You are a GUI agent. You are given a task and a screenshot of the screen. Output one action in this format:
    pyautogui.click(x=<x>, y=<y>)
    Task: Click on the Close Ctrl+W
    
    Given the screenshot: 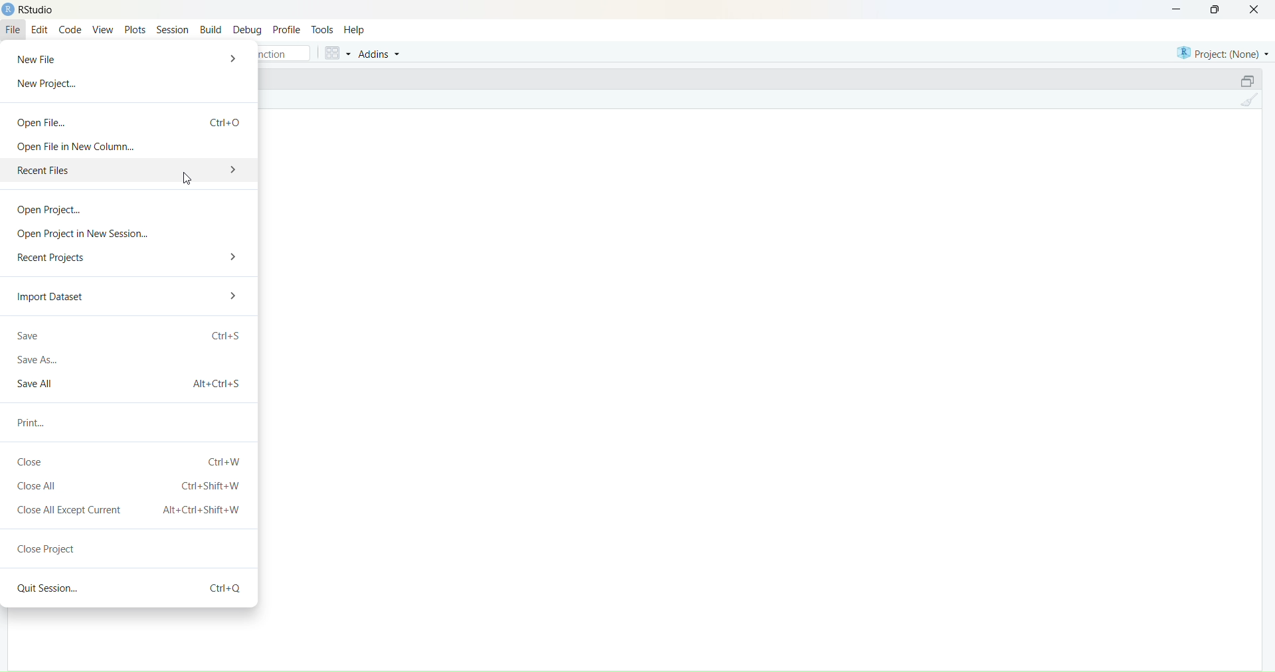 What is the action you would take?
    pyautogui.click(x=131, y=463)
    